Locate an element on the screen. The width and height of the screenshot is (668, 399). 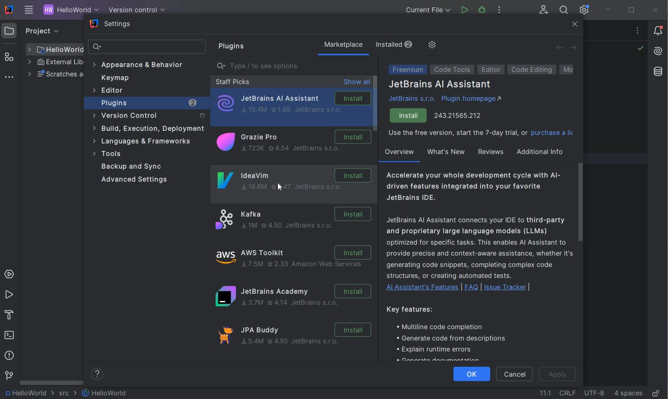
scrollbar is located at coordinates (376, 104).